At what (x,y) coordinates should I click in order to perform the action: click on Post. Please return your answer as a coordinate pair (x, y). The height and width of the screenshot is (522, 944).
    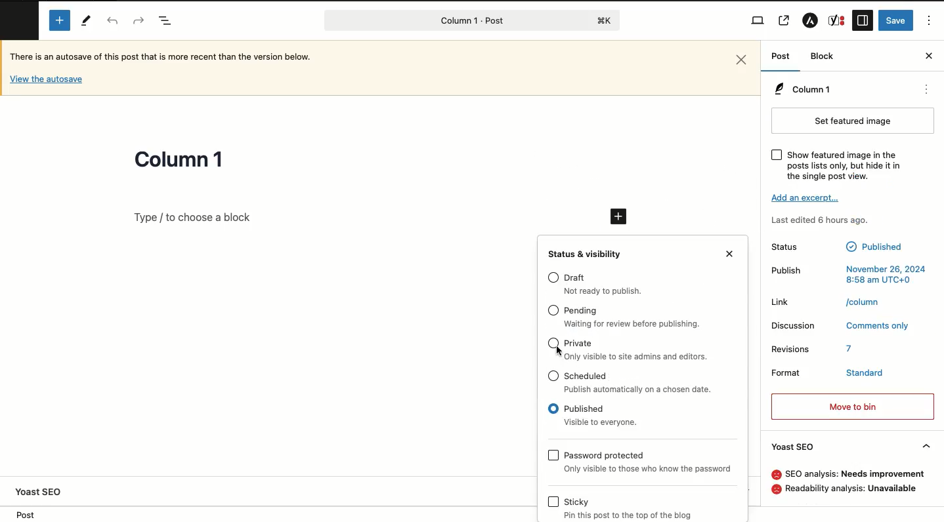
    Looking at the image, I should click on (22, 514).